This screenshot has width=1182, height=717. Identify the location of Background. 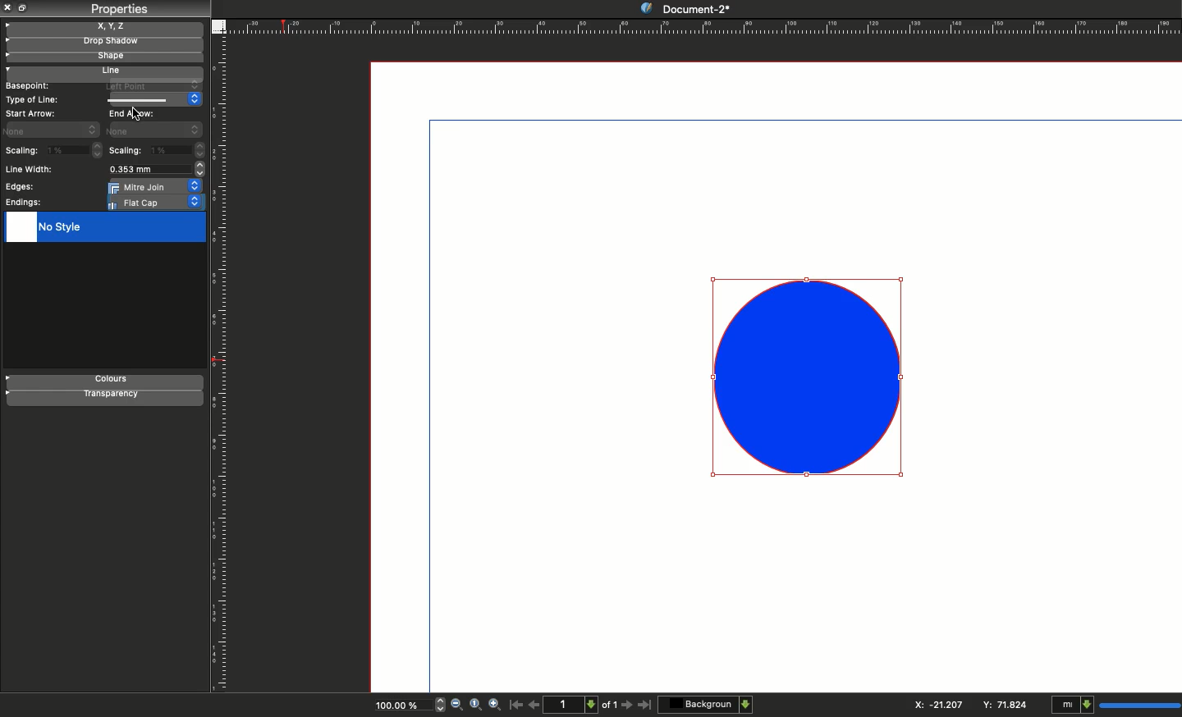
(707, 704).